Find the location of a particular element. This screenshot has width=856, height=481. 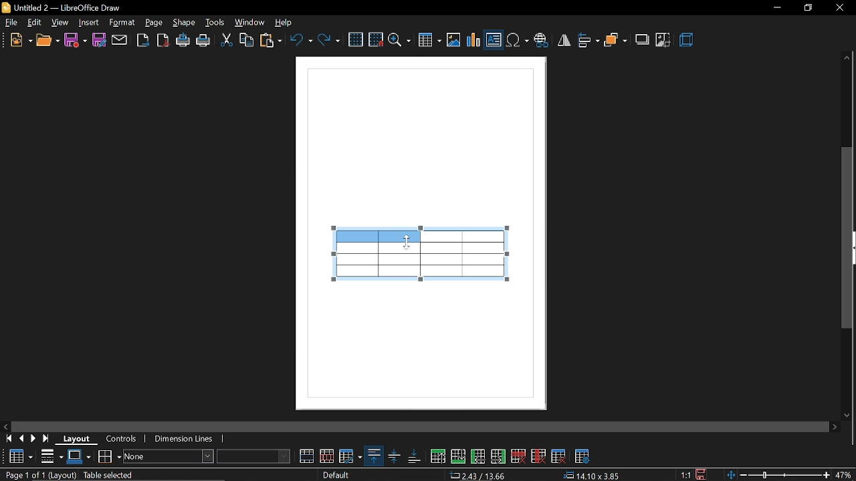

2.43/13.66 is located at coordinates (480, 476).